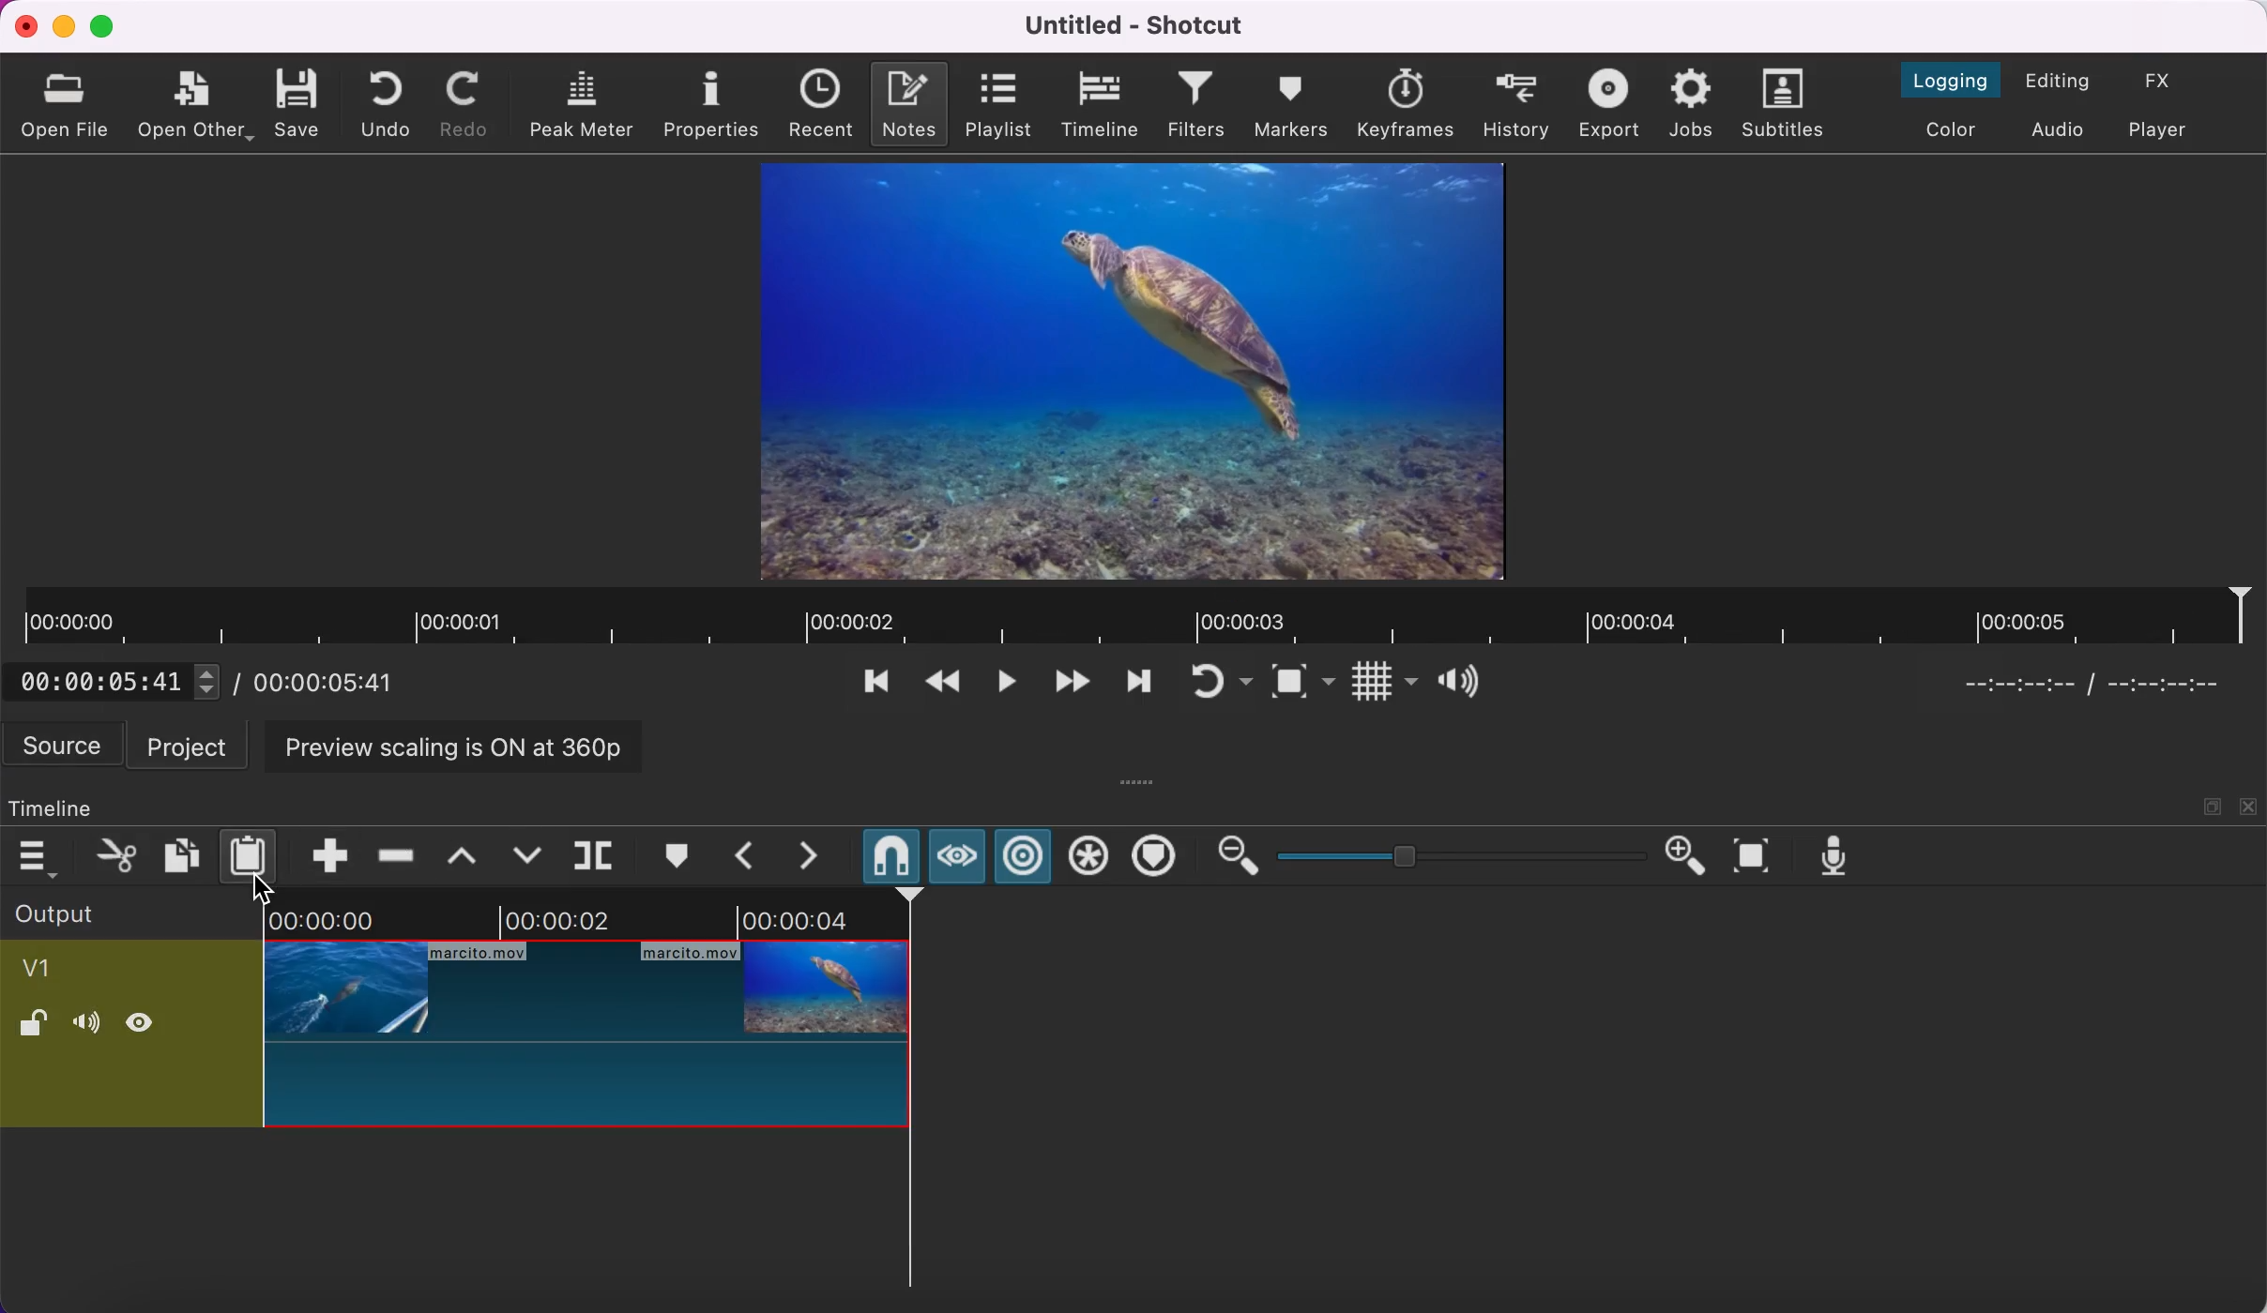 This screenshot has height=1313, width=2267. What do you see at coordinates (2168, 133) in the screenshot?
I see `switch to player only layout` at bounding box center [2168, 133].